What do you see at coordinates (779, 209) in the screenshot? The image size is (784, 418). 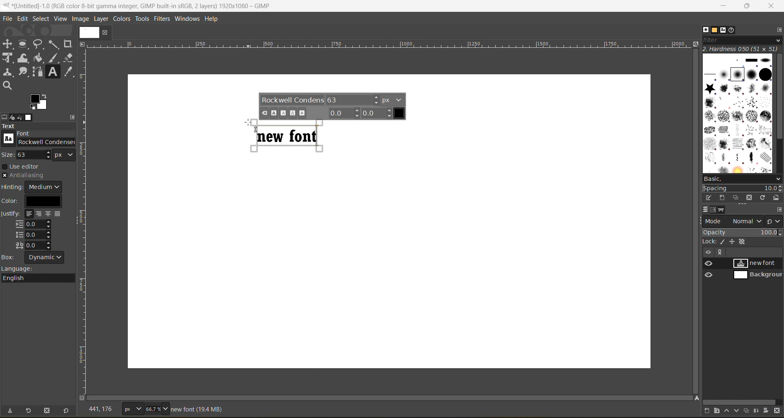 I see `configure` at bounding box center [779, 209].